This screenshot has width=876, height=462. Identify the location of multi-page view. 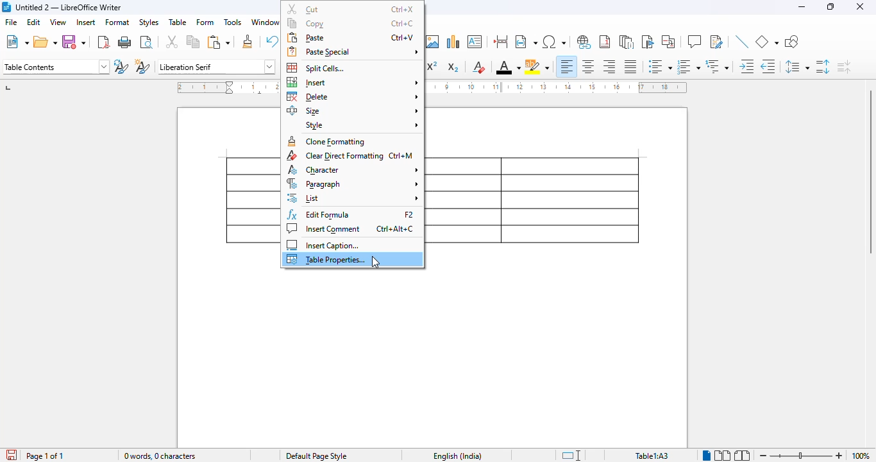
(723, 455).